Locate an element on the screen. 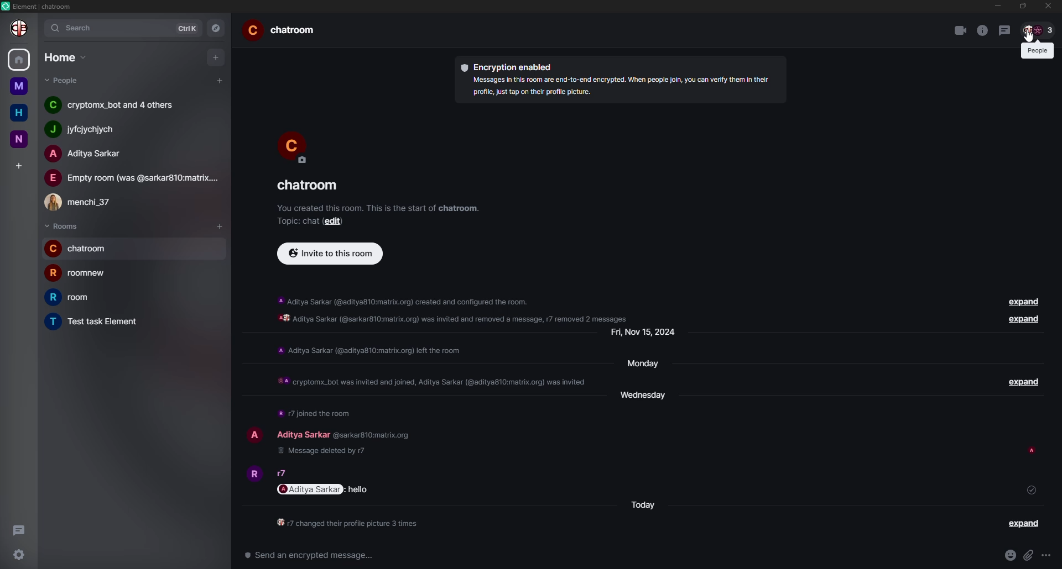  people is located at coordinates (113, 103).